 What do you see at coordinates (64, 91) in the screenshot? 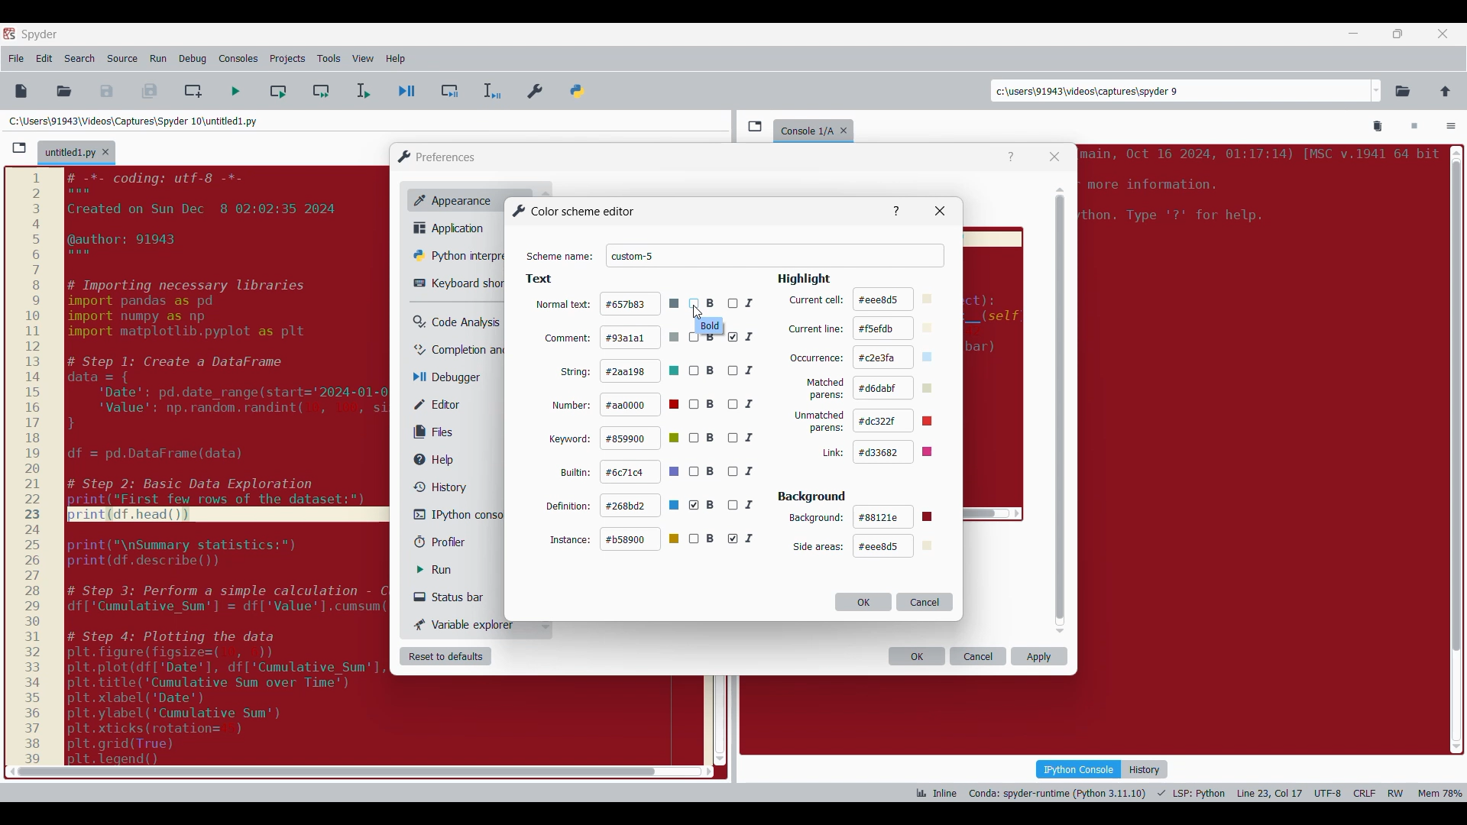
I see `Open` at bounding box center [64, 91].